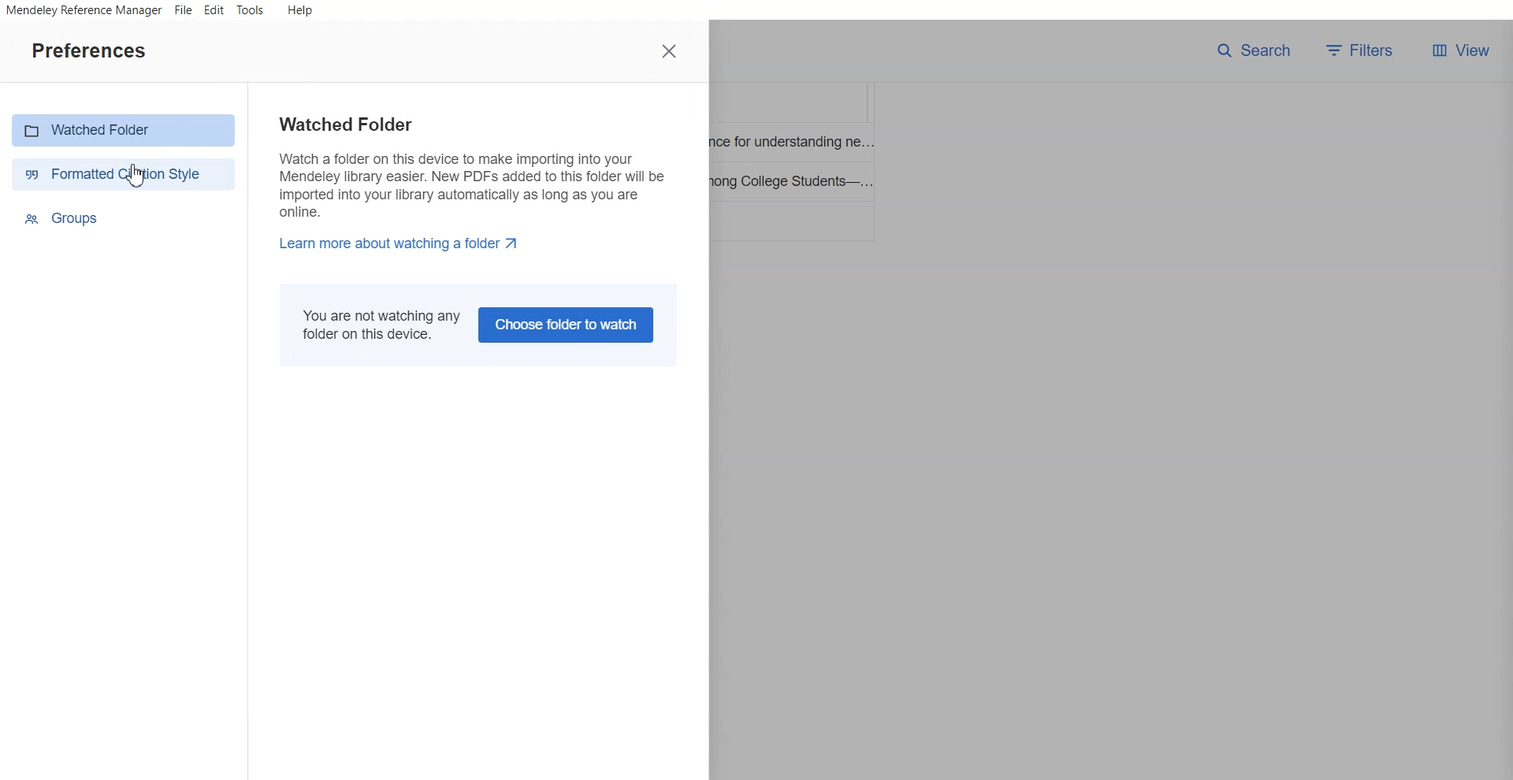 This screenshot has width=1513, height=780. I want to click on Group, so click(125, 217).